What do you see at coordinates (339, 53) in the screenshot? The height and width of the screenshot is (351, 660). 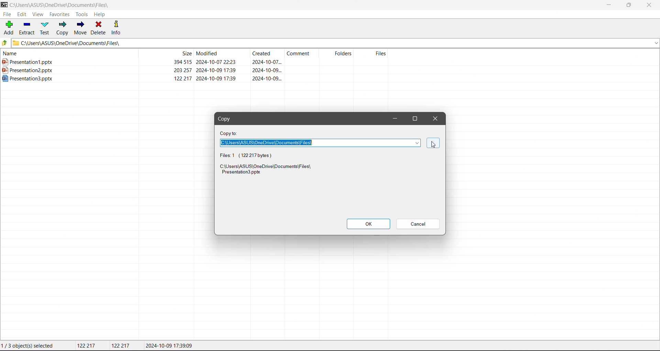 I see `Folders` at bounding box center [339, 53].